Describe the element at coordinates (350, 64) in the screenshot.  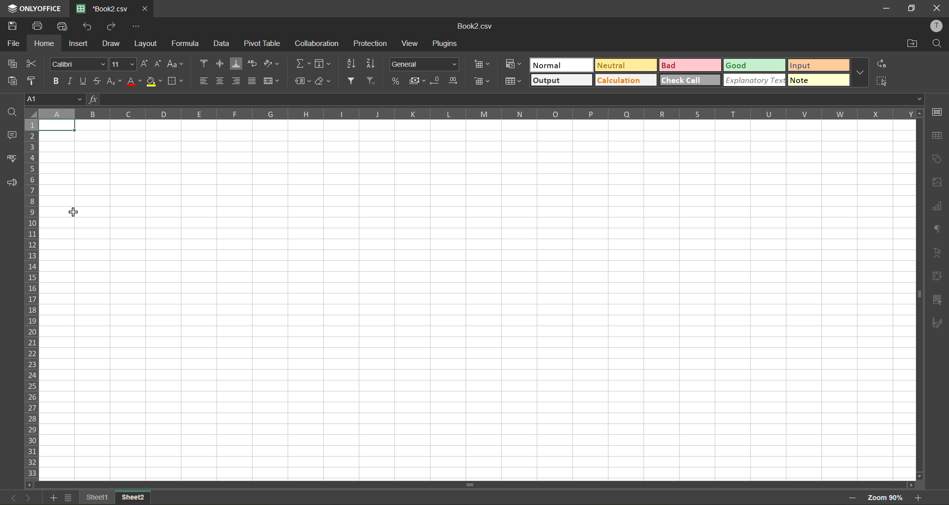
I see `sort ascending` at that location.